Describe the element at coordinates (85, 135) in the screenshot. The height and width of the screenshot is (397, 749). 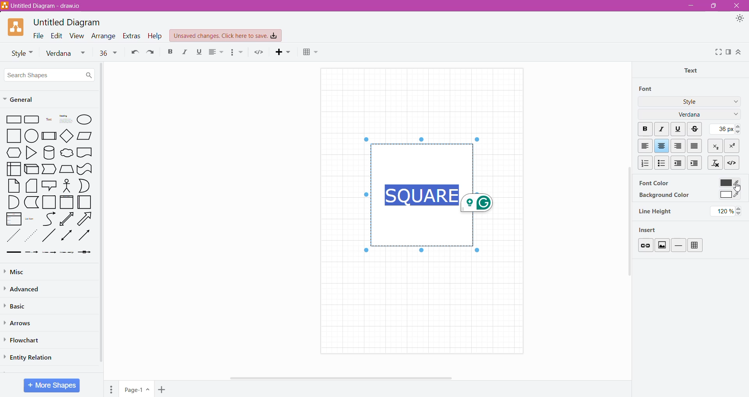
I see `Parallelogram ` at that location.